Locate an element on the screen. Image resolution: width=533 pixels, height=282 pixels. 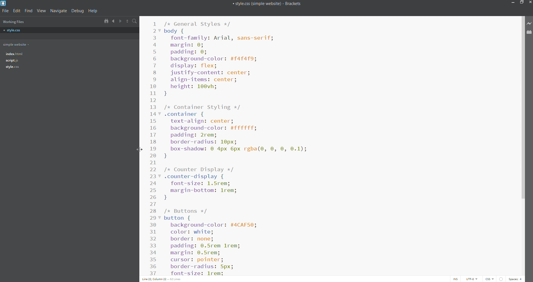
code editor is located at coordinates (339, 147).